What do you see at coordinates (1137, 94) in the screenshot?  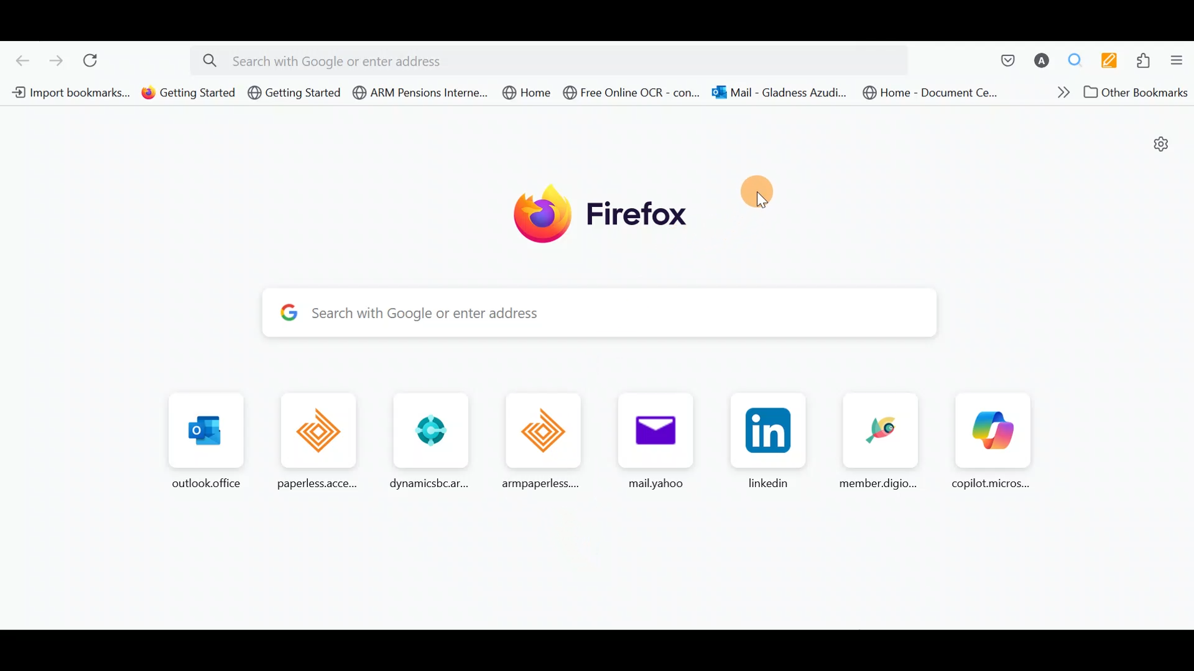 I see `Other bookmarks` at bounding box center [1137, 94].